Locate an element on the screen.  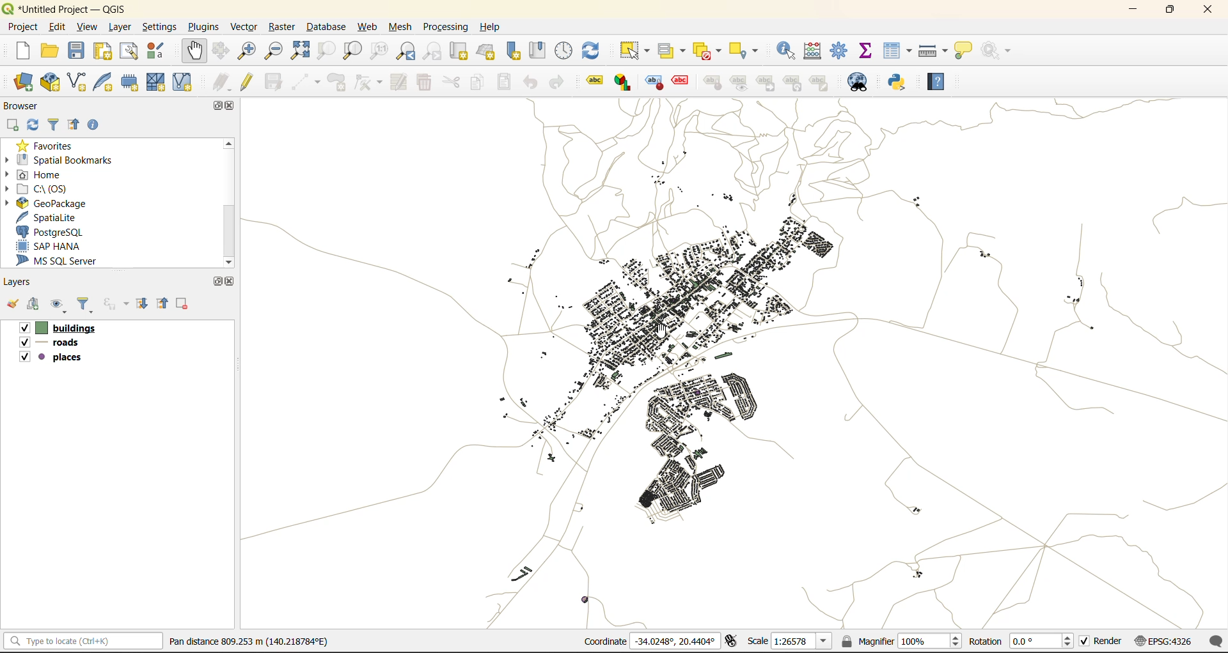
linked label is located at coordinates (769, 84).